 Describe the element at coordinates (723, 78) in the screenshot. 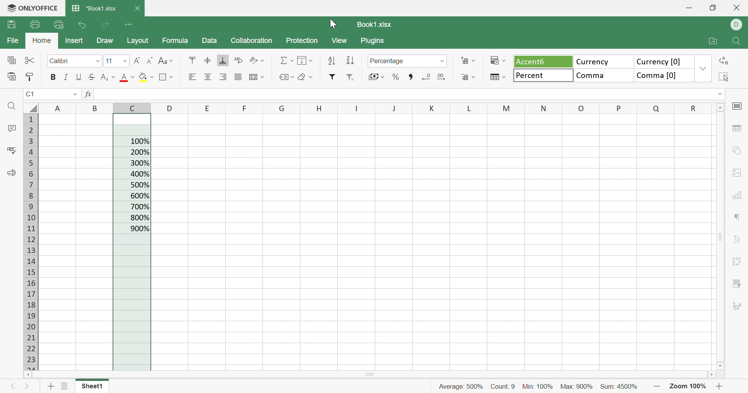

I see `Select all` at that location.